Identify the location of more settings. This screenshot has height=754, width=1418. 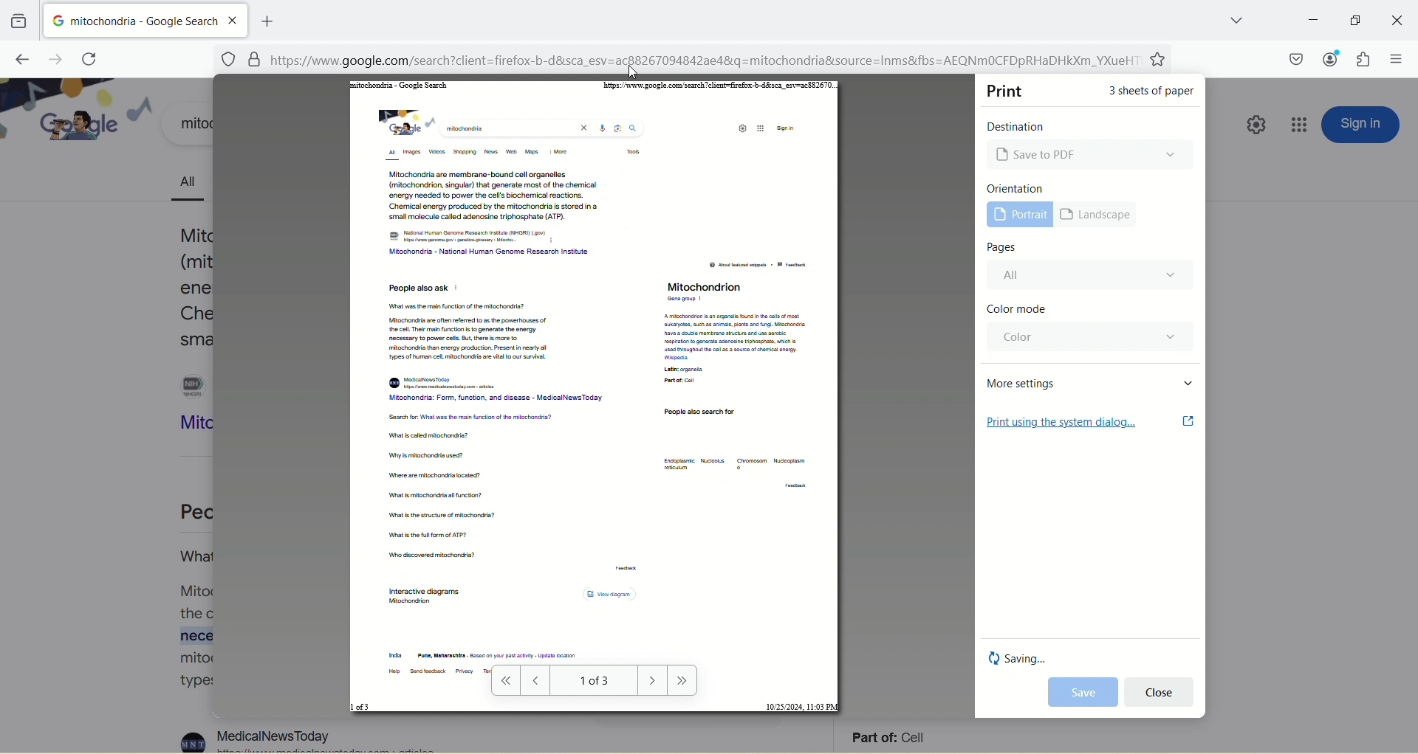
(1089, 382).